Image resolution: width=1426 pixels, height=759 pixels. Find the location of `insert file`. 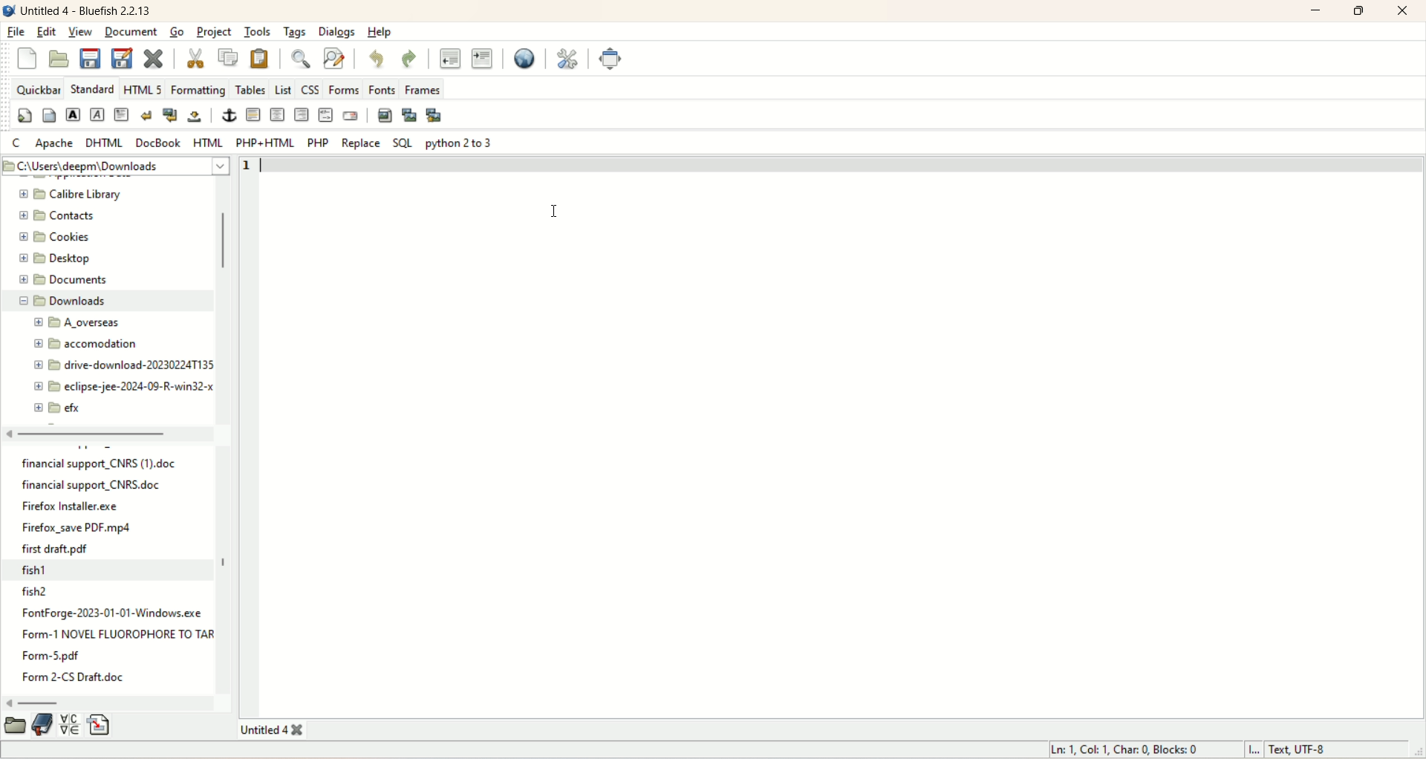

insert file is located at coordinates (101, 726).